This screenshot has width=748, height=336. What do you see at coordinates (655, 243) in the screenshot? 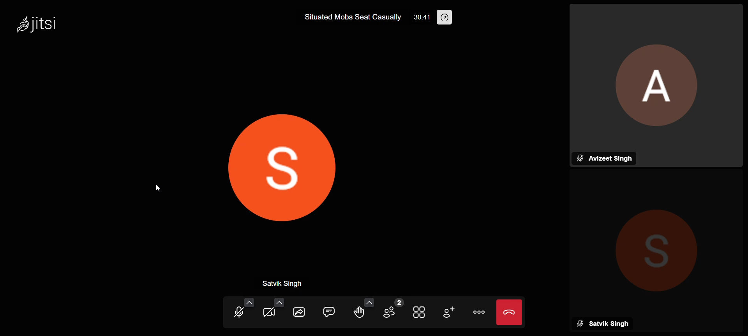
I see `participant focused` at bounding box center [655, 243].